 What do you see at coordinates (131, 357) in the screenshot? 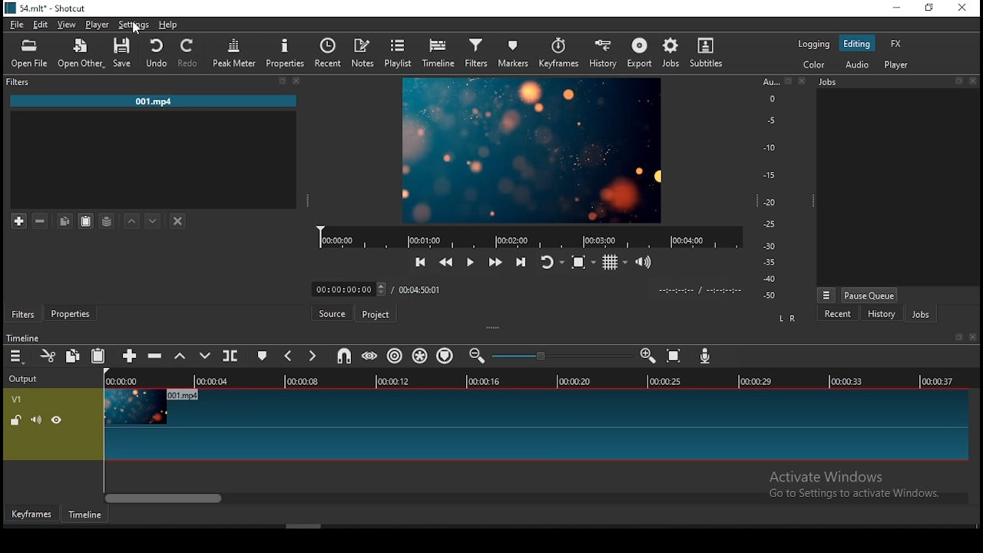
I see `append` at bounding box center [131, 357].